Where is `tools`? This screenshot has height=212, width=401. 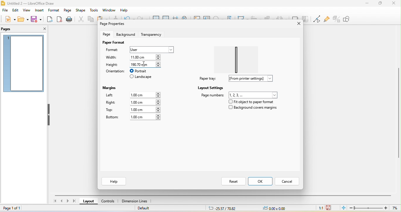 tools is located at coordinates (94, 11).